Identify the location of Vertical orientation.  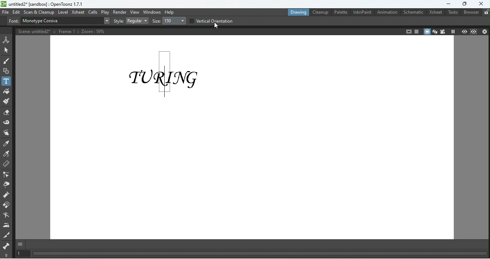
(211, 20).